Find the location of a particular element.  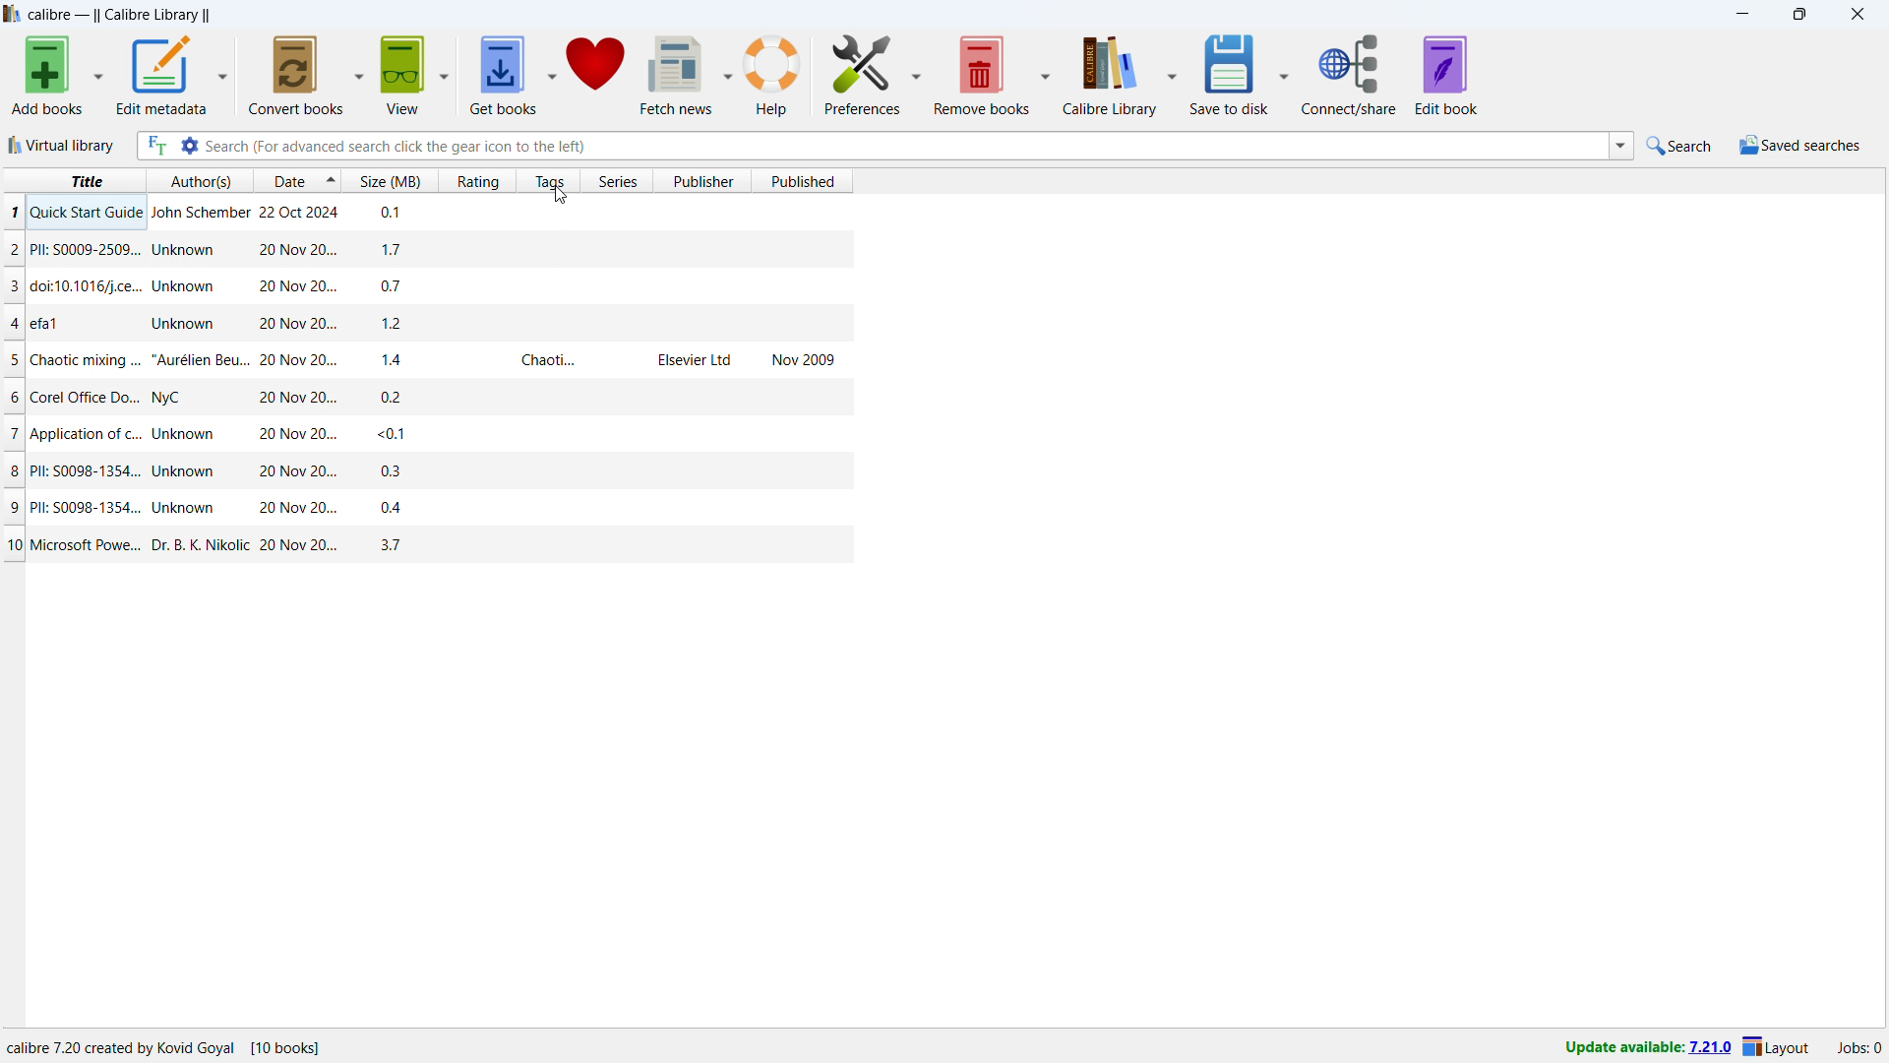

one book entry is located at coordinates (426, 359).